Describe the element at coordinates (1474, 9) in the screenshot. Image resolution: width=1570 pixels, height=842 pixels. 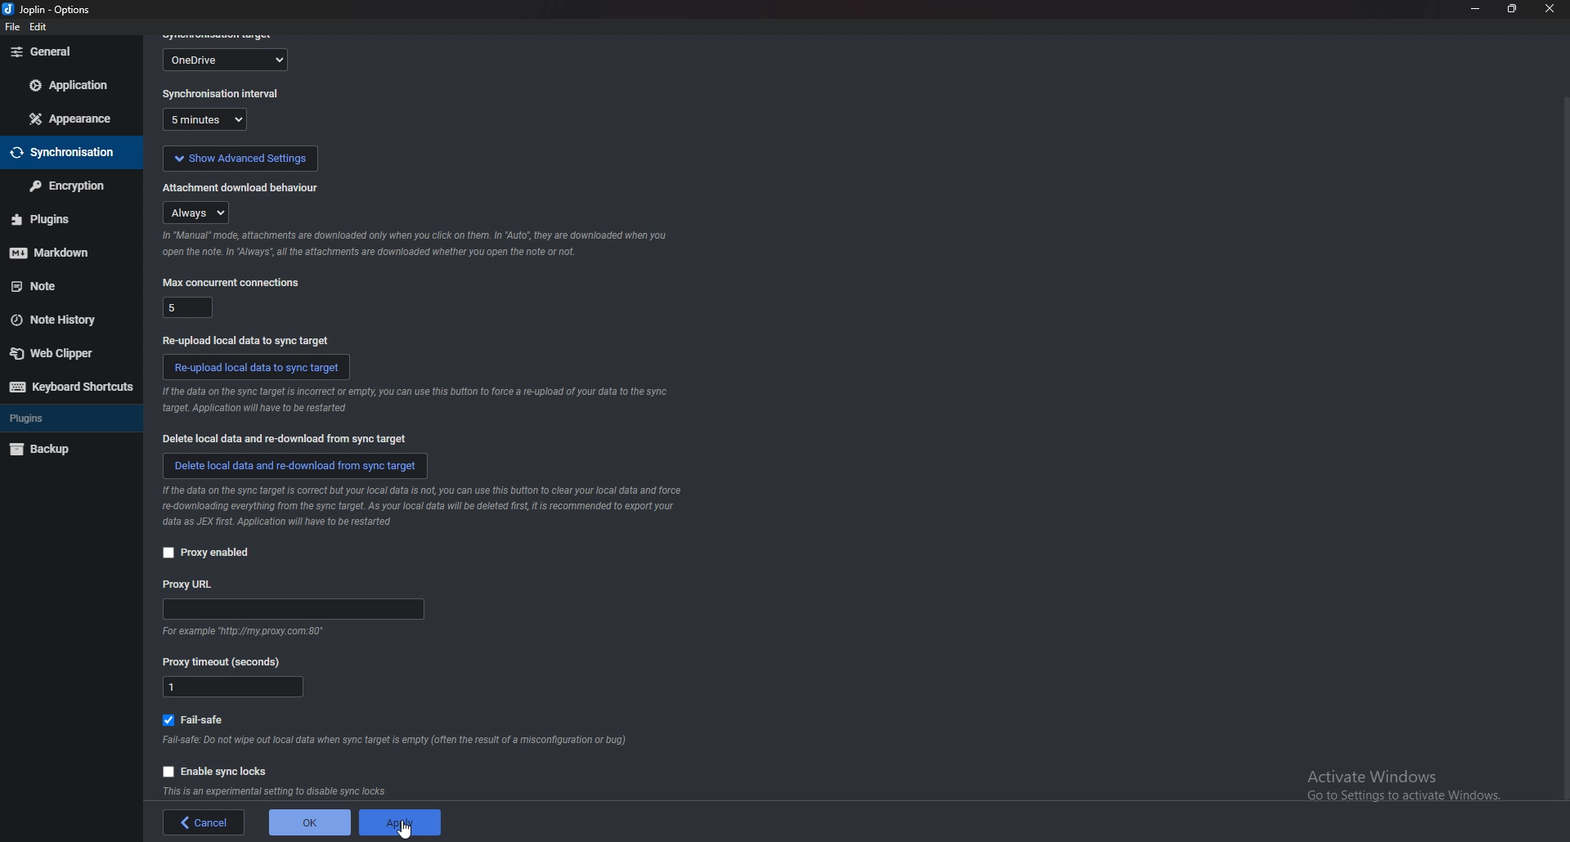
I see `minimize` at that location.